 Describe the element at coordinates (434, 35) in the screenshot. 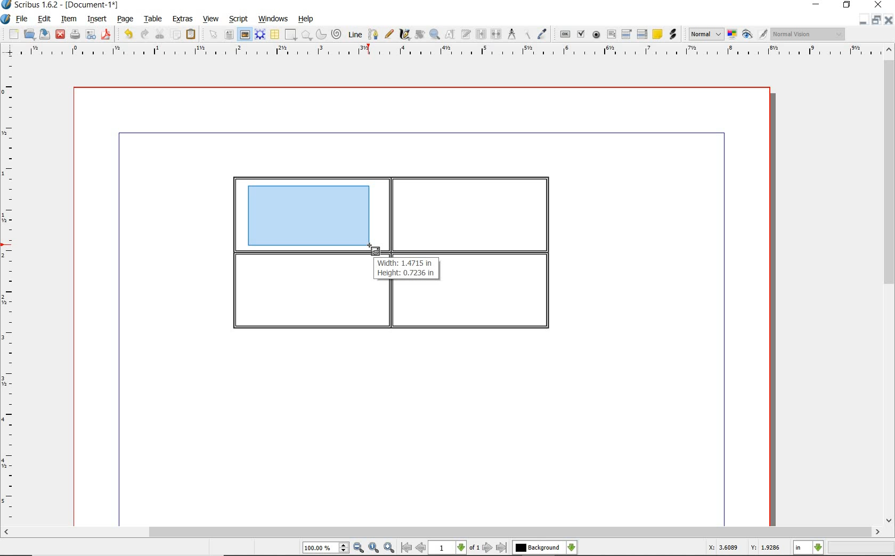

I see `zoom in or out` at that location.